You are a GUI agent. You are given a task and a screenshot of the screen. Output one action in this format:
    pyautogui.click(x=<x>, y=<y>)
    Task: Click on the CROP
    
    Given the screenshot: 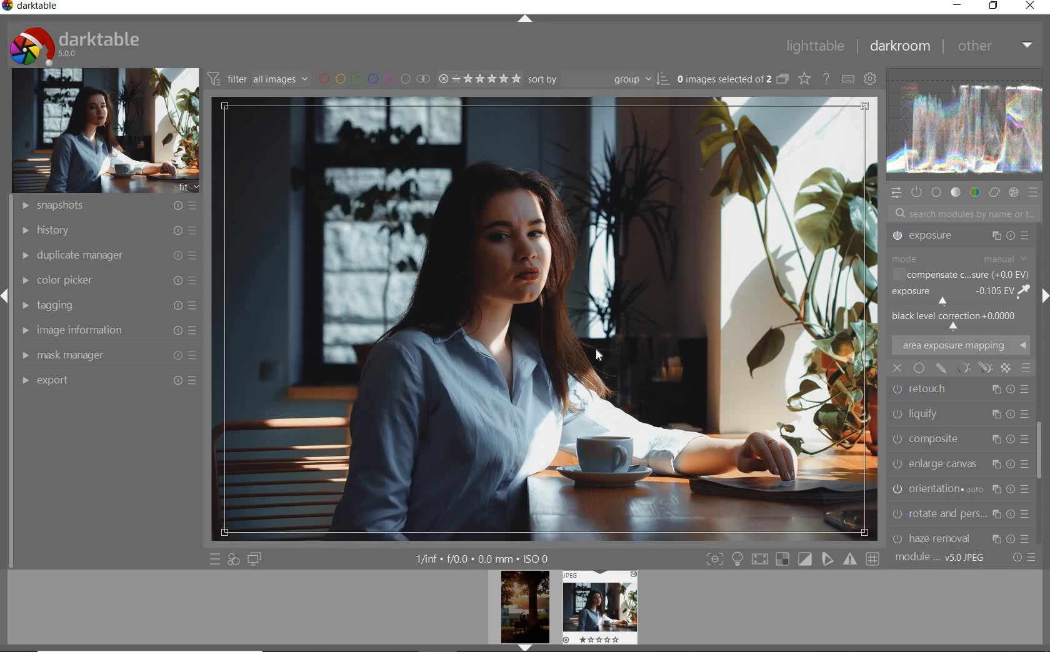 What is the action you would take?
    pyautogui.click(x=960, y=238)
    